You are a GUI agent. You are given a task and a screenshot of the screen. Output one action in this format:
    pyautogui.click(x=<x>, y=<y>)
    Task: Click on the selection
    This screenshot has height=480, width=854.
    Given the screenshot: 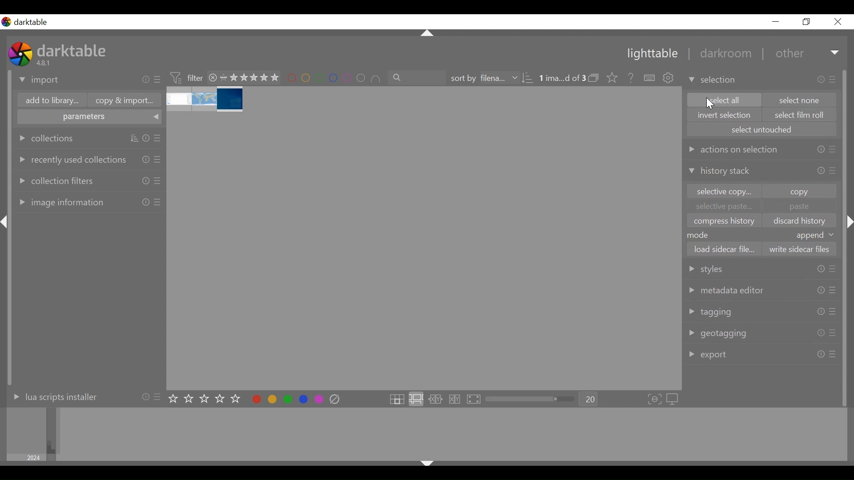 What is the action you would take?
    pyautogui.click(x=713, y=80)
    